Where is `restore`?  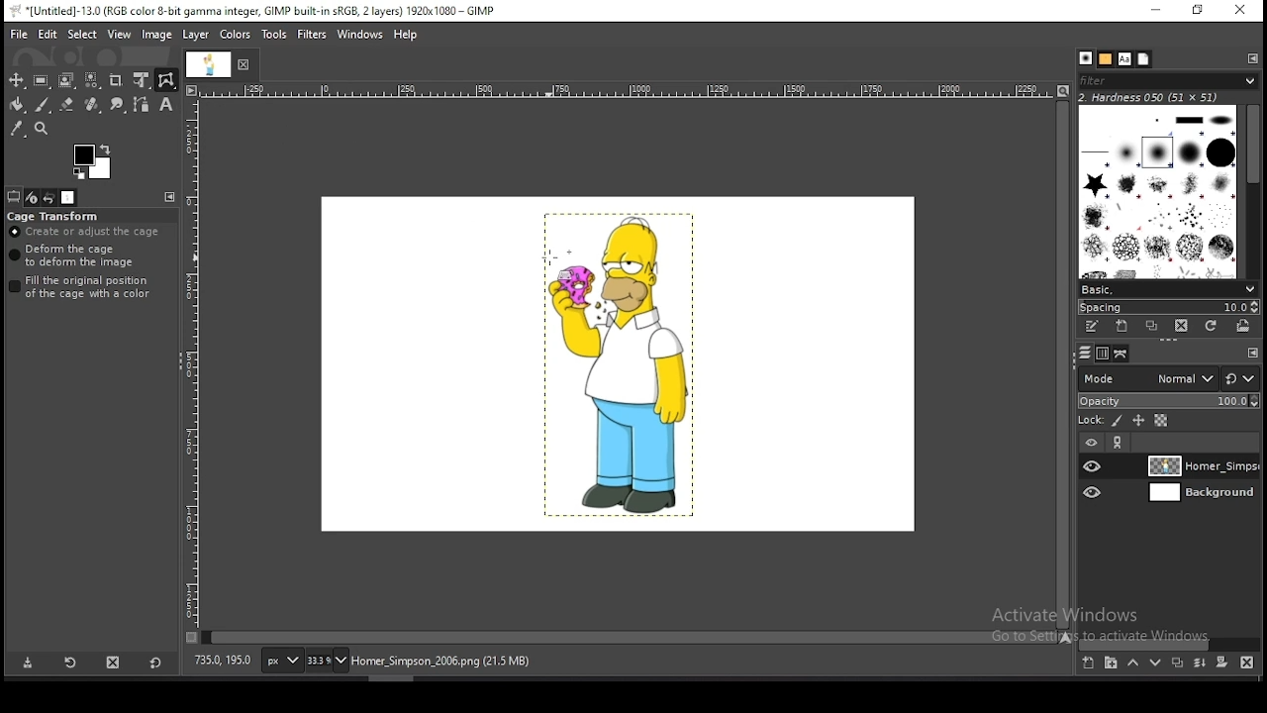
restore is located at coordinates (1195, 11).